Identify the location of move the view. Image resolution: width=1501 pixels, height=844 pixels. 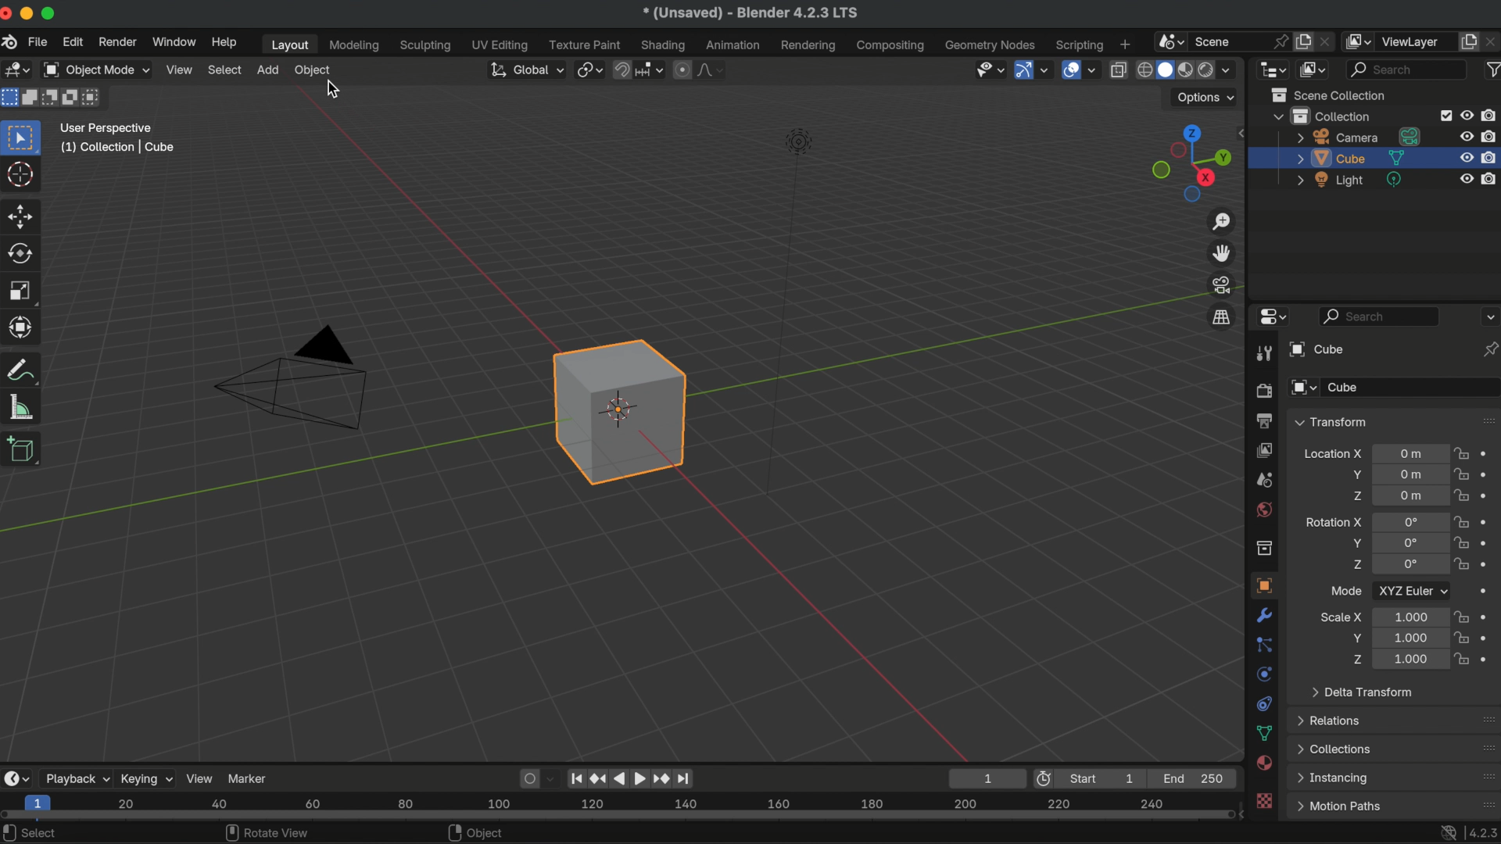
(1223, 252).